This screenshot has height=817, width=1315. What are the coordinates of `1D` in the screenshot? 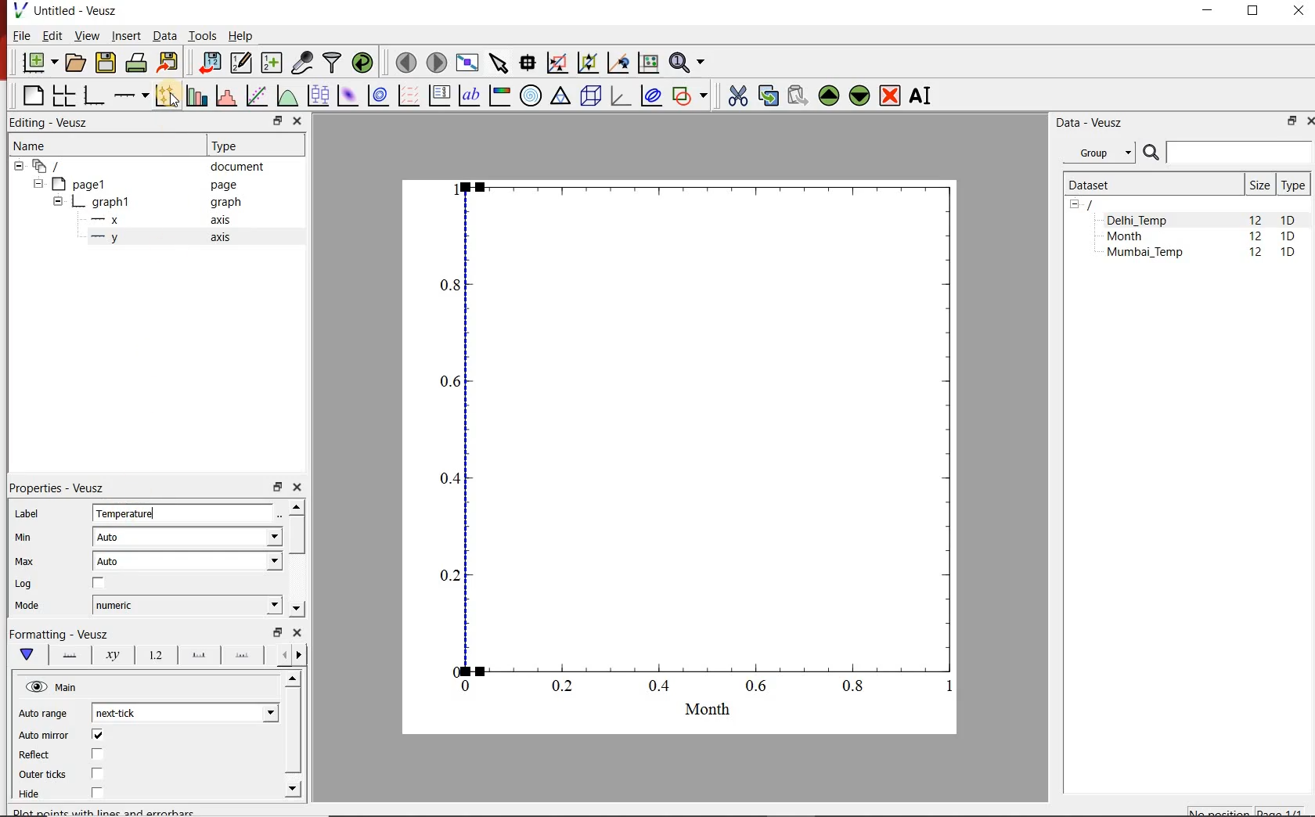 It's located at (1288, 237).